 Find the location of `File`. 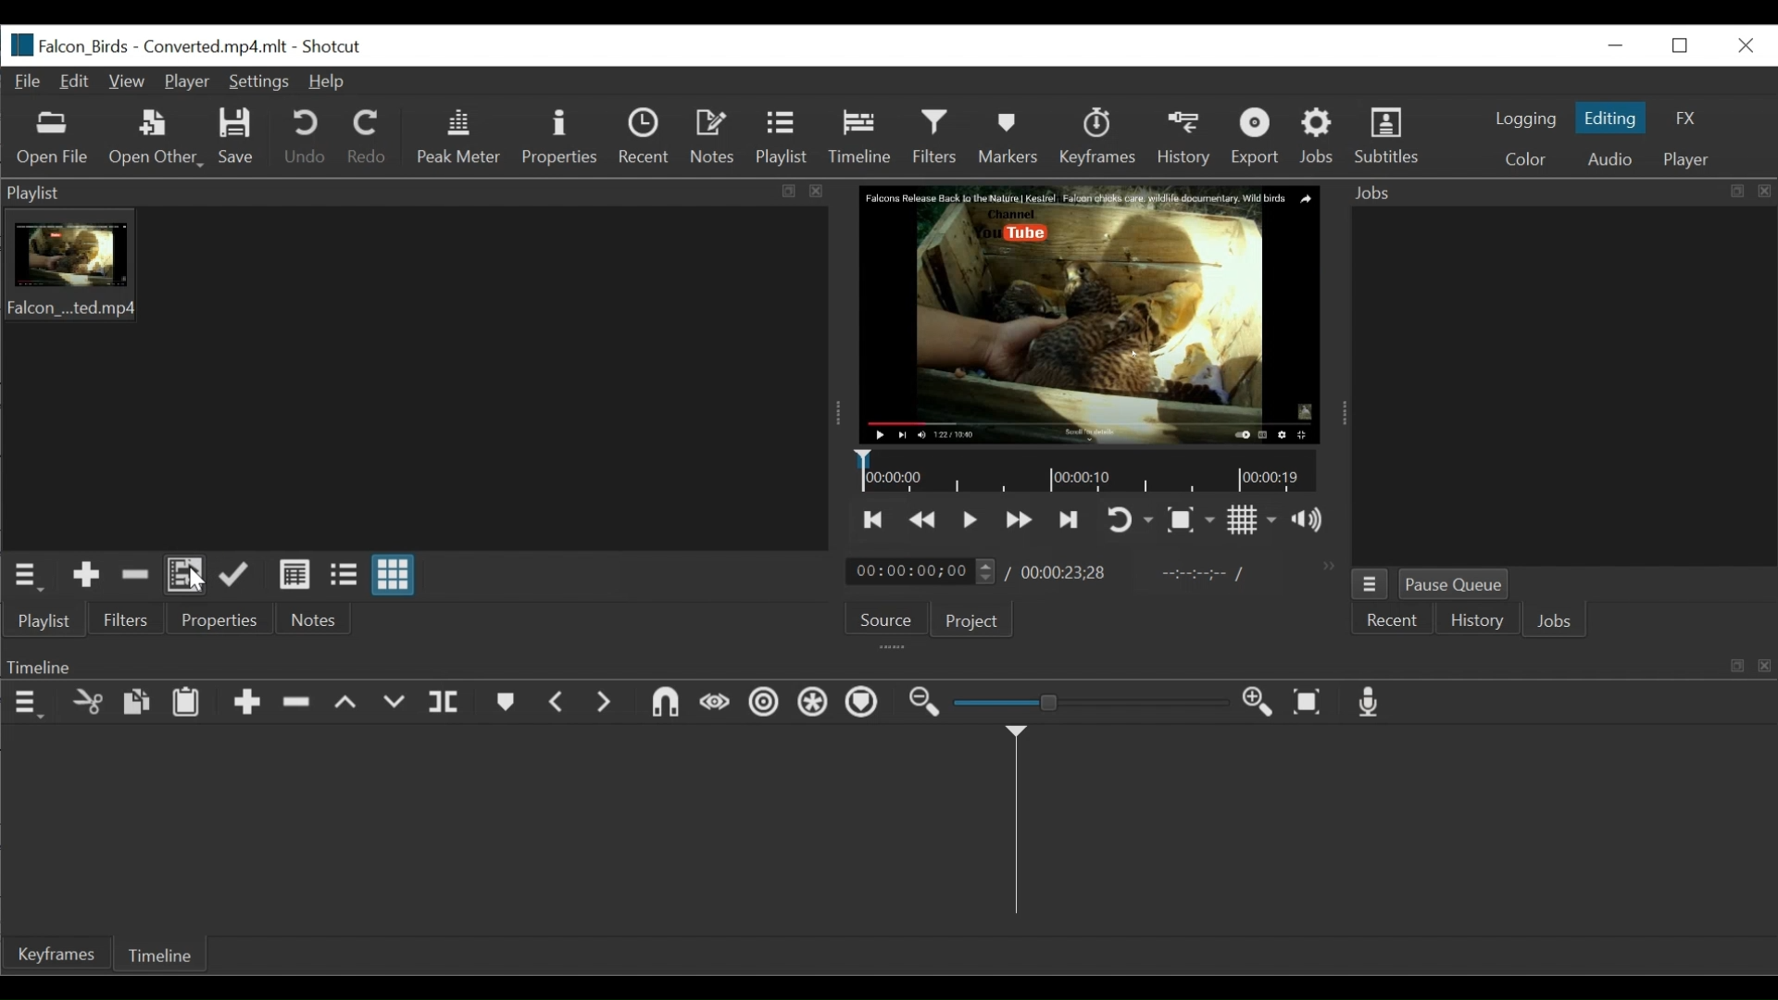

File is located at coordinates (30, 81).